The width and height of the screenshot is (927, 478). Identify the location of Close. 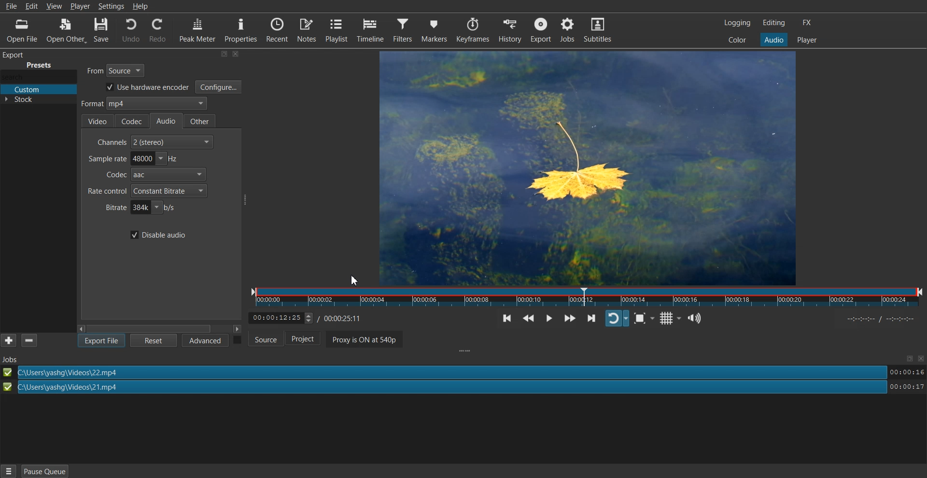
(921, 358).